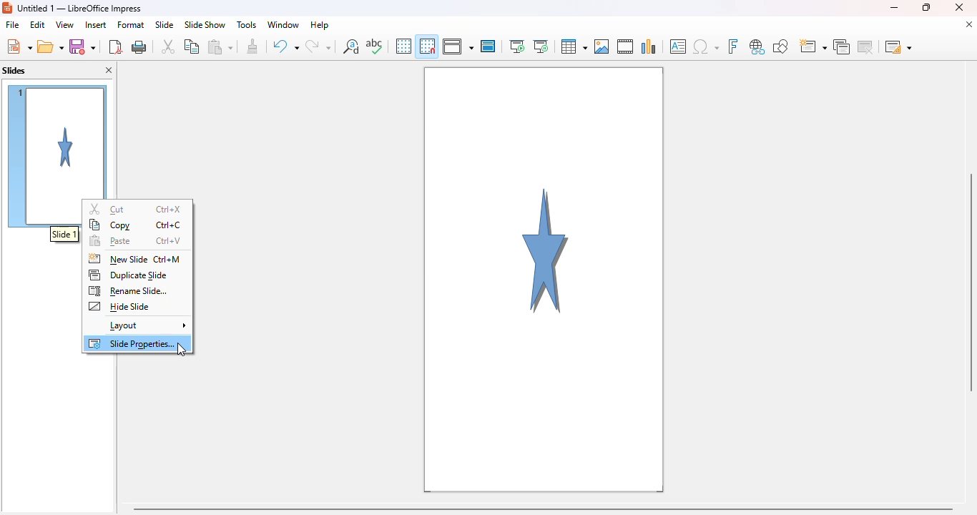  What do you see at coordinates (182, 349) in the screenshot?
I see `cursor` at bounding box center [182, 349].